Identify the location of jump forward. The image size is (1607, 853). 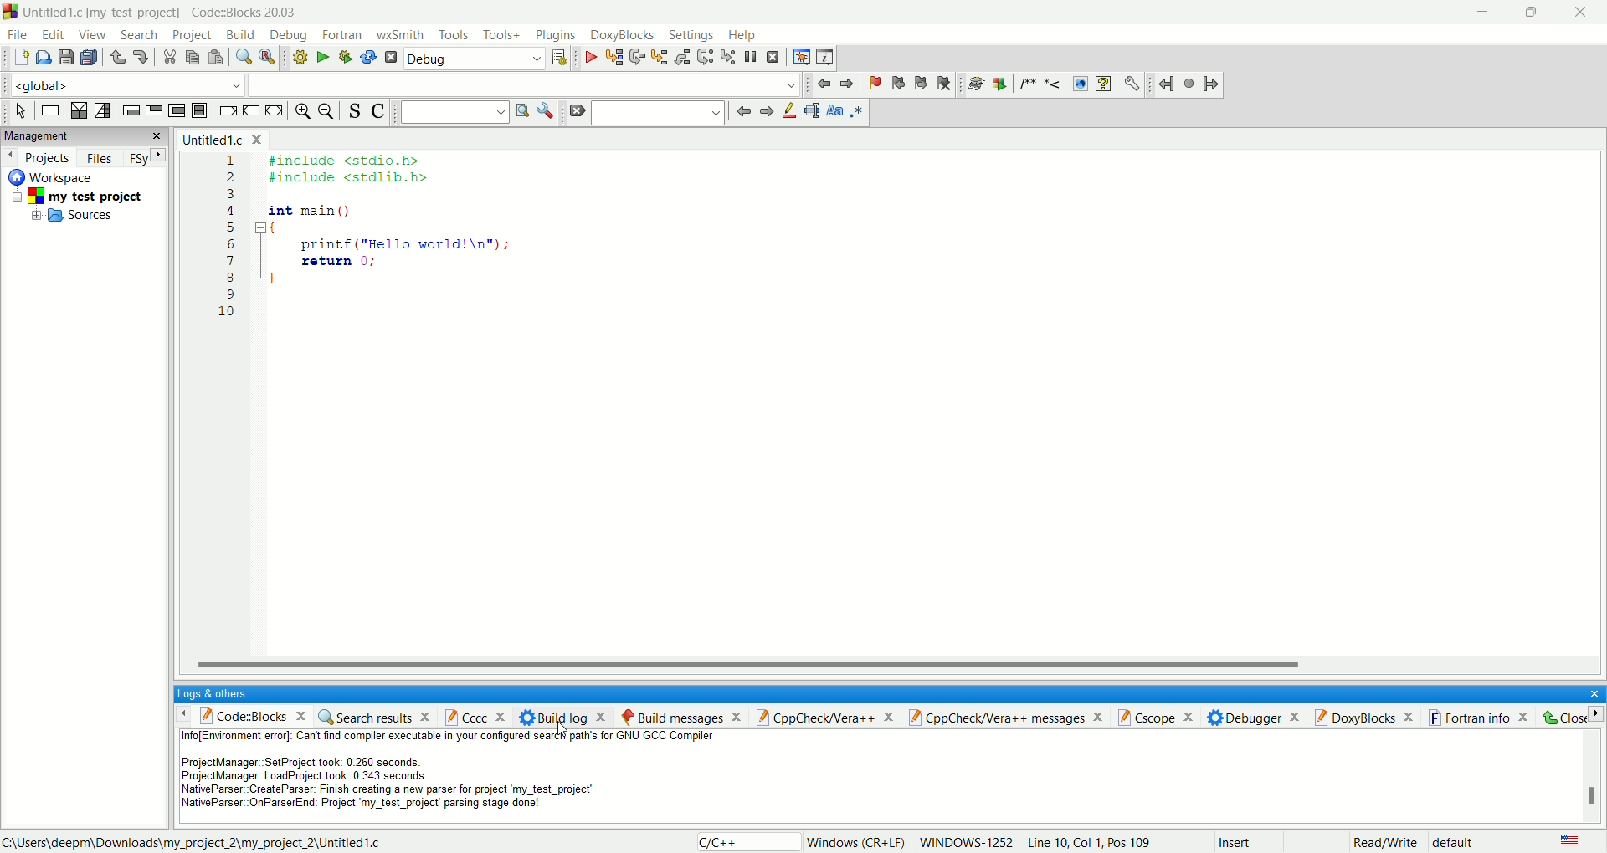
(848, 83).